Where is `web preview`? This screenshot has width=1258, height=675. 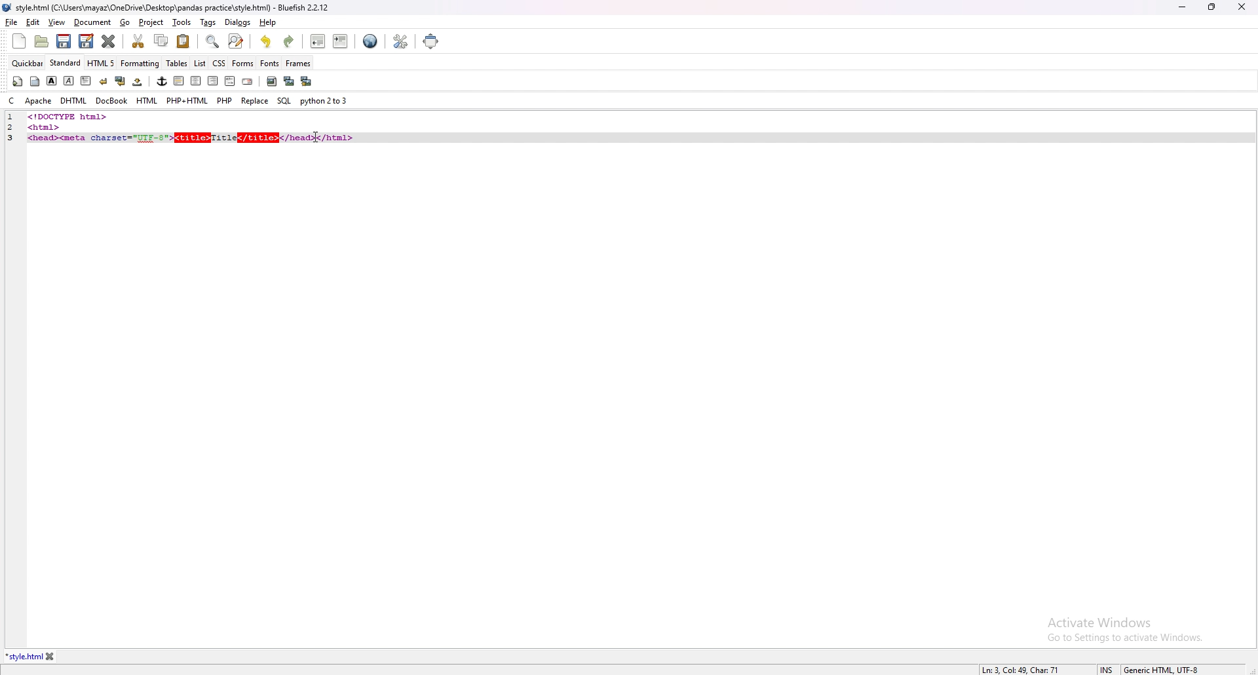 web preview is located at coordinates (370, 41).